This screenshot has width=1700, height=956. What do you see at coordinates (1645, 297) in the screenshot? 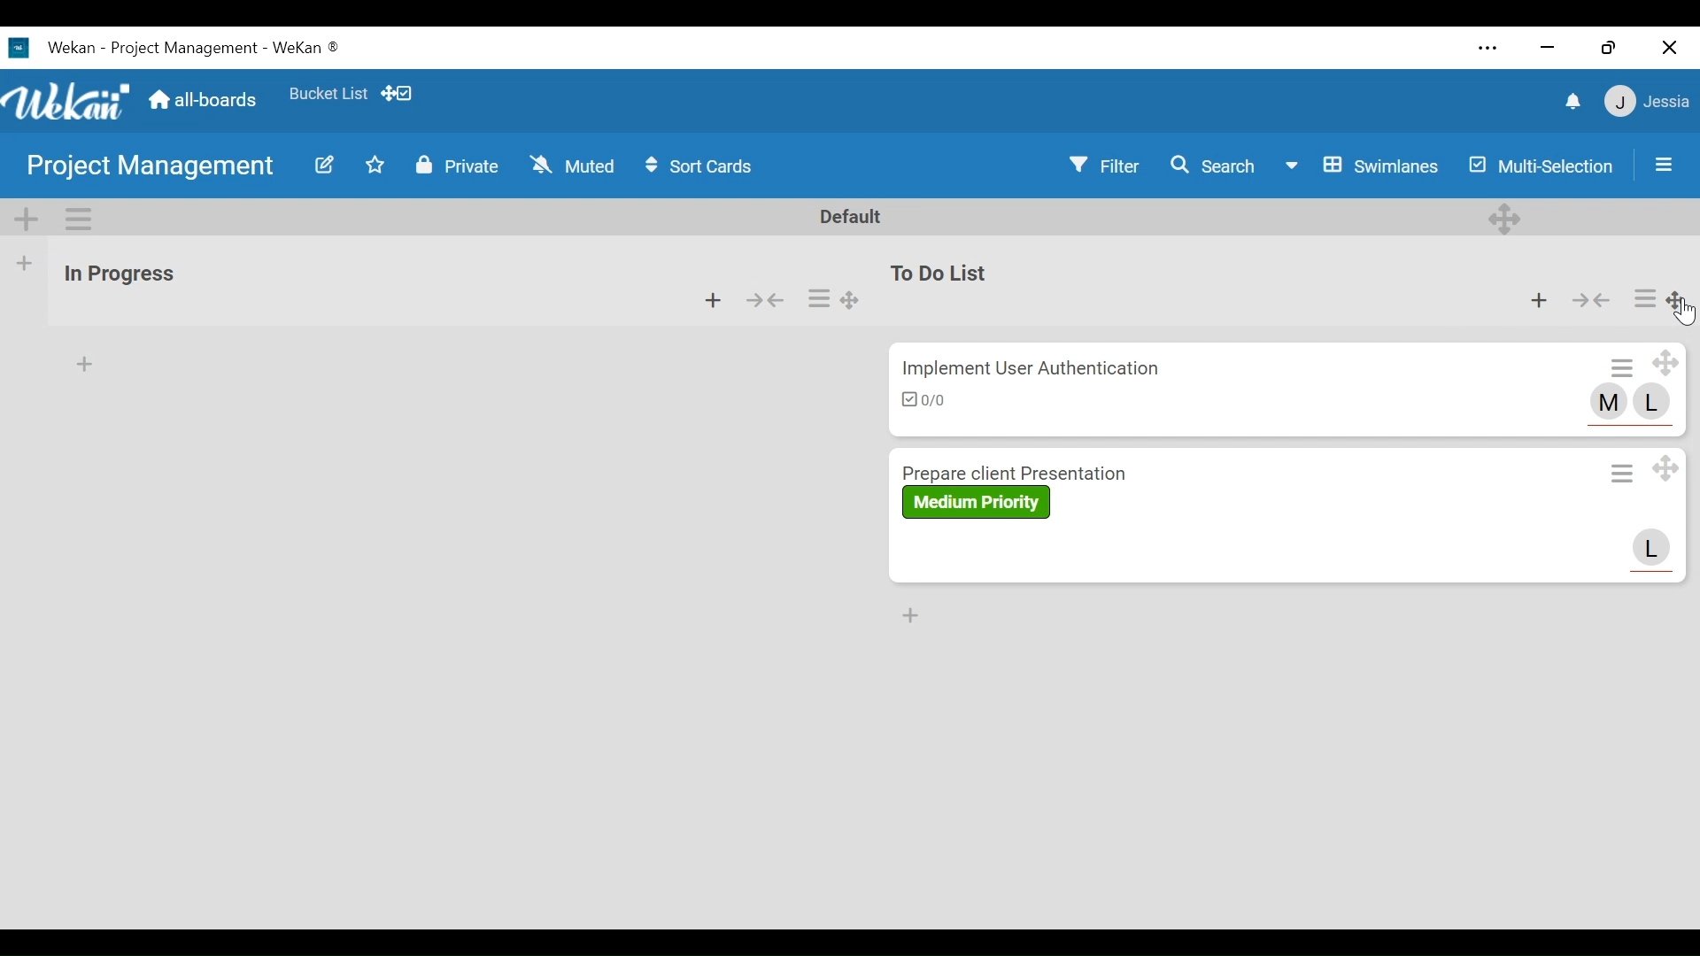
I see `List Actions` at bounding box center [1645, 297].